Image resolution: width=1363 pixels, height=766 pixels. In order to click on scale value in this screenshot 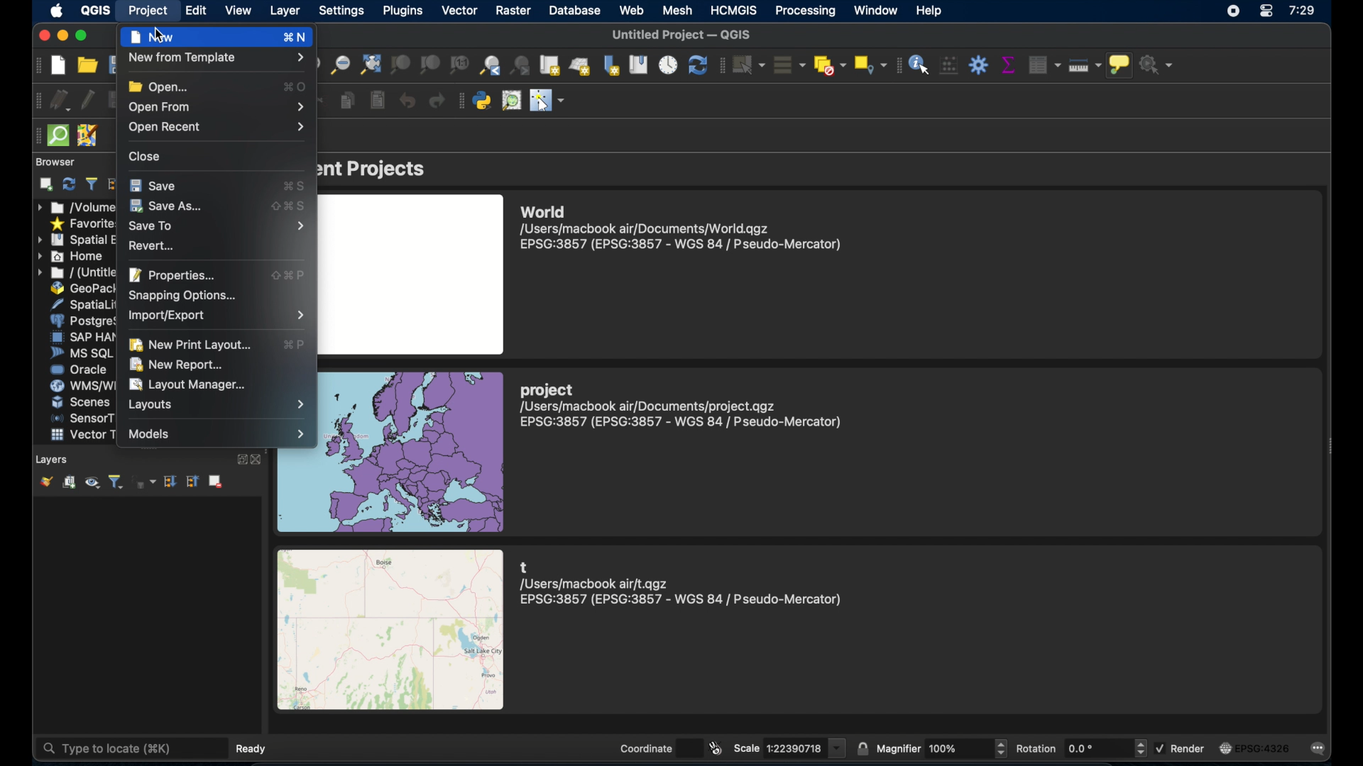, I will do `click(796, 748)`.